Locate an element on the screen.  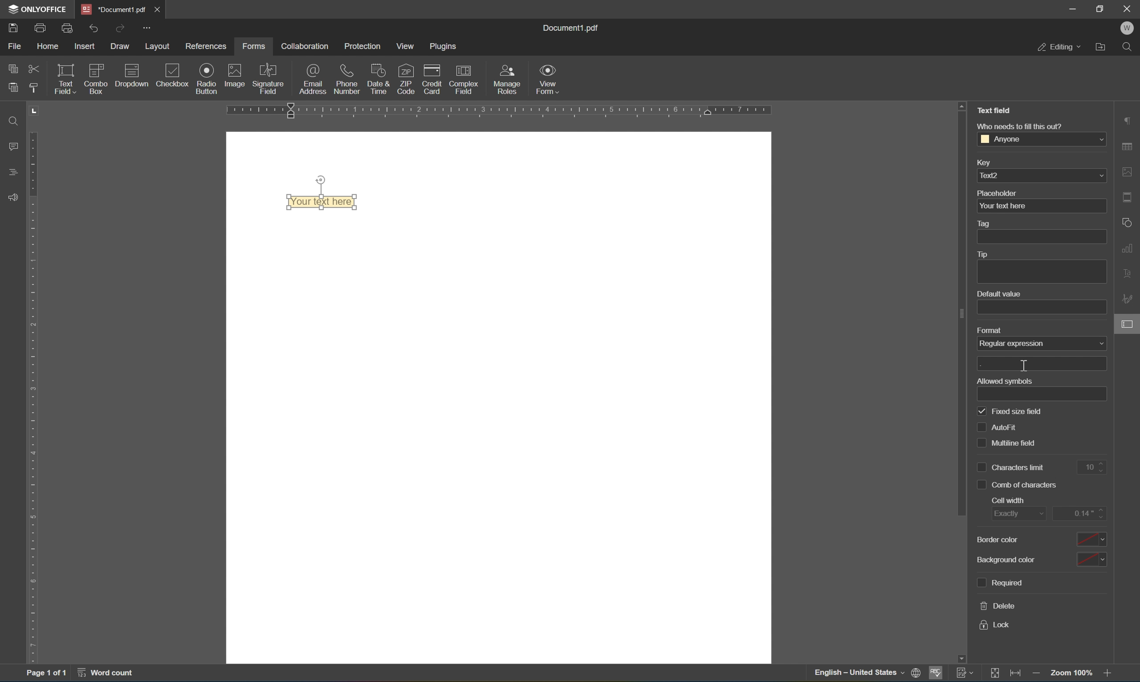
Text Field is located at coordinates (995, 111).